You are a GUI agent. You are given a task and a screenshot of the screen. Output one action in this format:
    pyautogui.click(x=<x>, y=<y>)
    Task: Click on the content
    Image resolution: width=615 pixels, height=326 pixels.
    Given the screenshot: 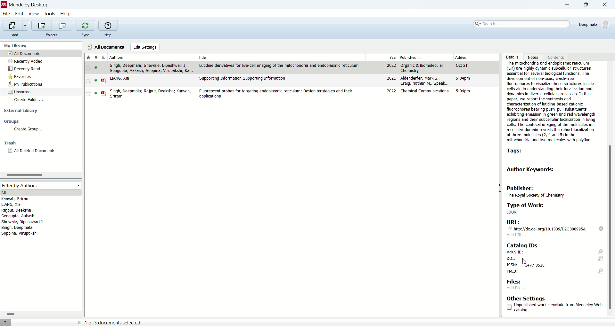 What is the action you would take?
    pyautogui.click(x=555, y=57)
    